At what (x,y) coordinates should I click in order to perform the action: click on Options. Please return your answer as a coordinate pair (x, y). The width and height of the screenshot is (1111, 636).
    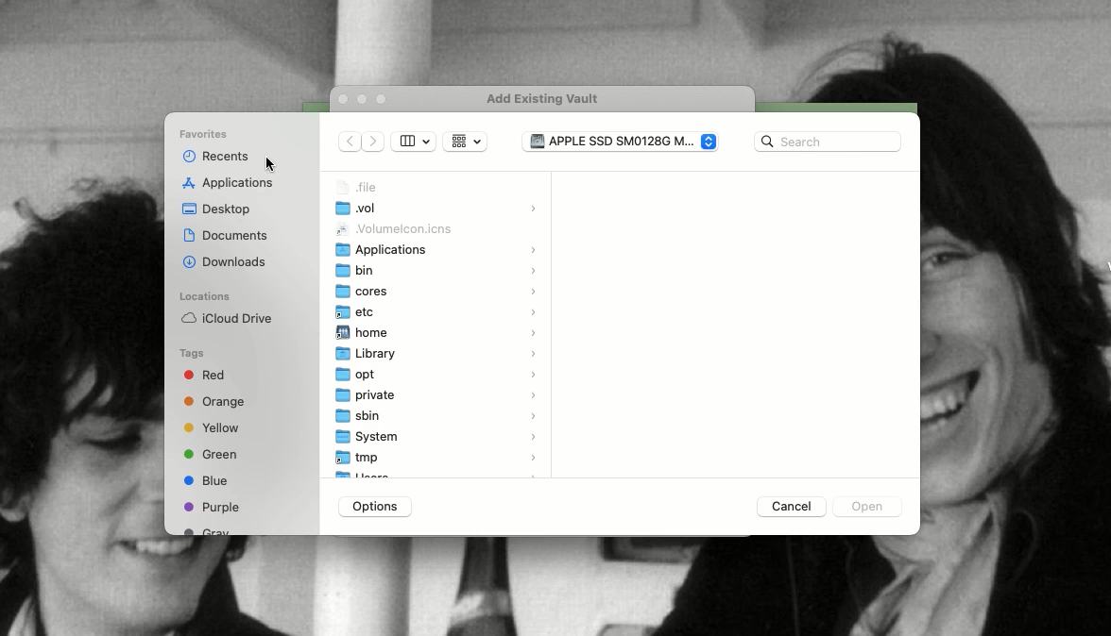
    Looking at the image, I should click on (376, 507).